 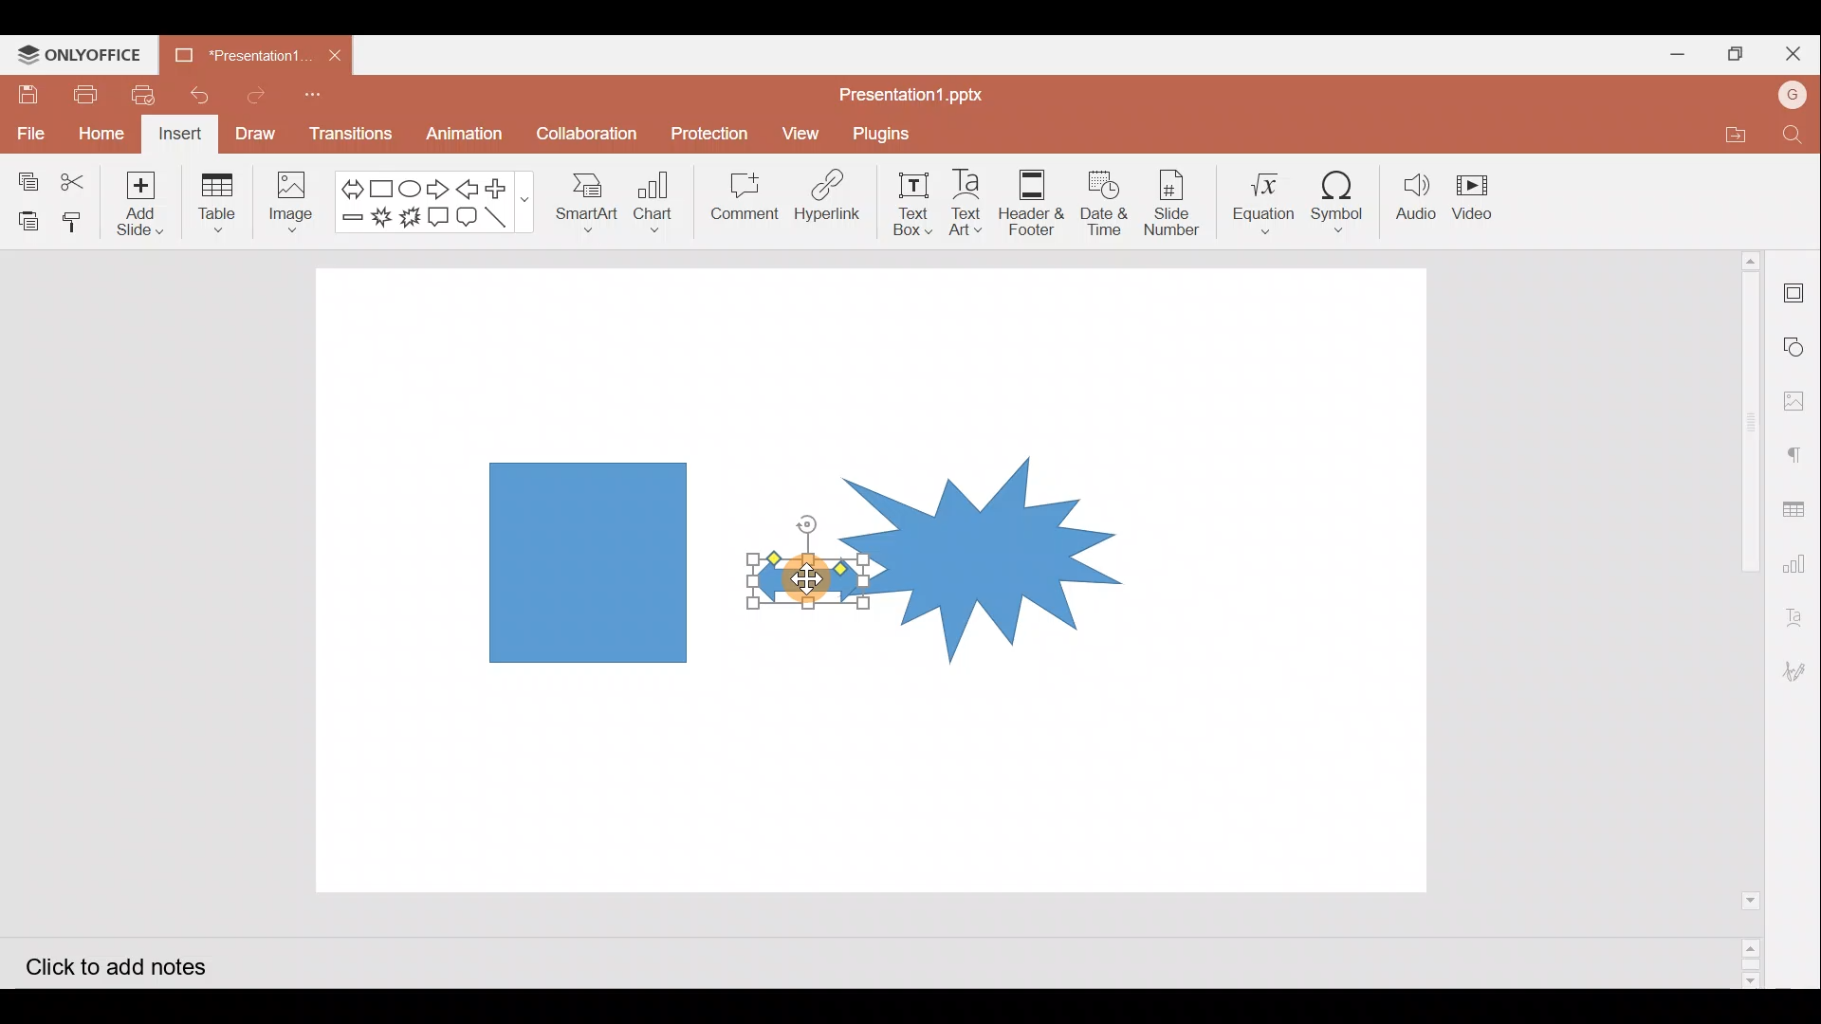 I want to click on Shapes settings, so click(x=1796, y=344).